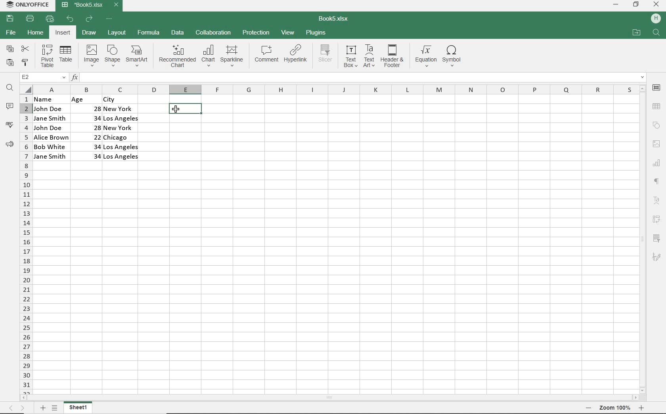  I want to click on FIND, so click(9, 89).